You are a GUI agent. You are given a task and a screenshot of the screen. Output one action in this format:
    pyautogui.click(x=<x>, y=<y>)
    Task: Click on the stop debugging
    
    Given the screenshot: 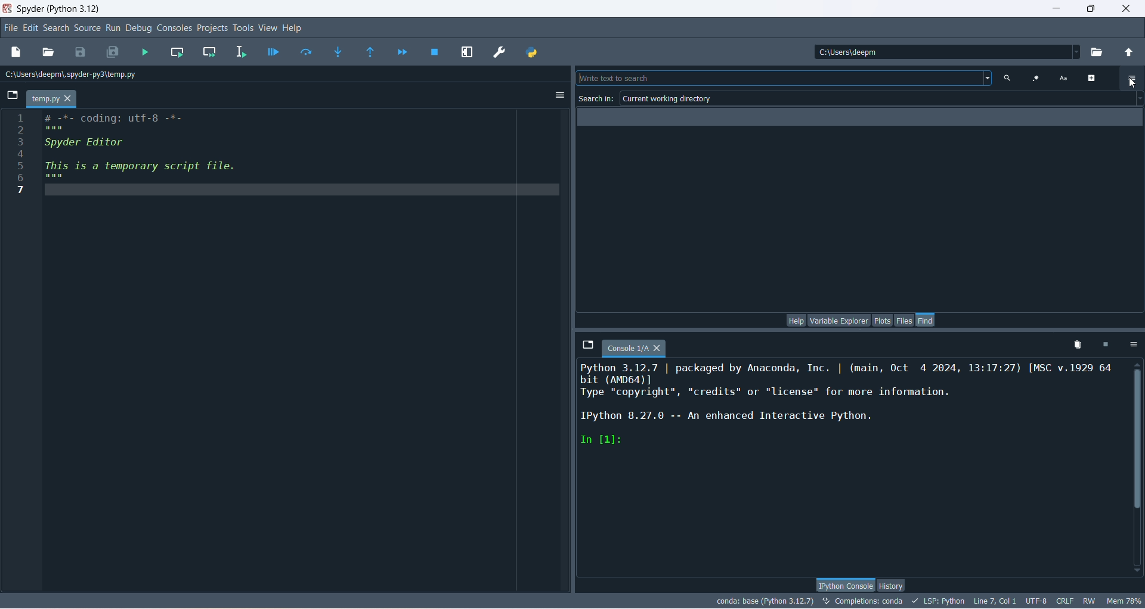 What is the action you would take?
    pyautogui.click(x=436, y=52)
    